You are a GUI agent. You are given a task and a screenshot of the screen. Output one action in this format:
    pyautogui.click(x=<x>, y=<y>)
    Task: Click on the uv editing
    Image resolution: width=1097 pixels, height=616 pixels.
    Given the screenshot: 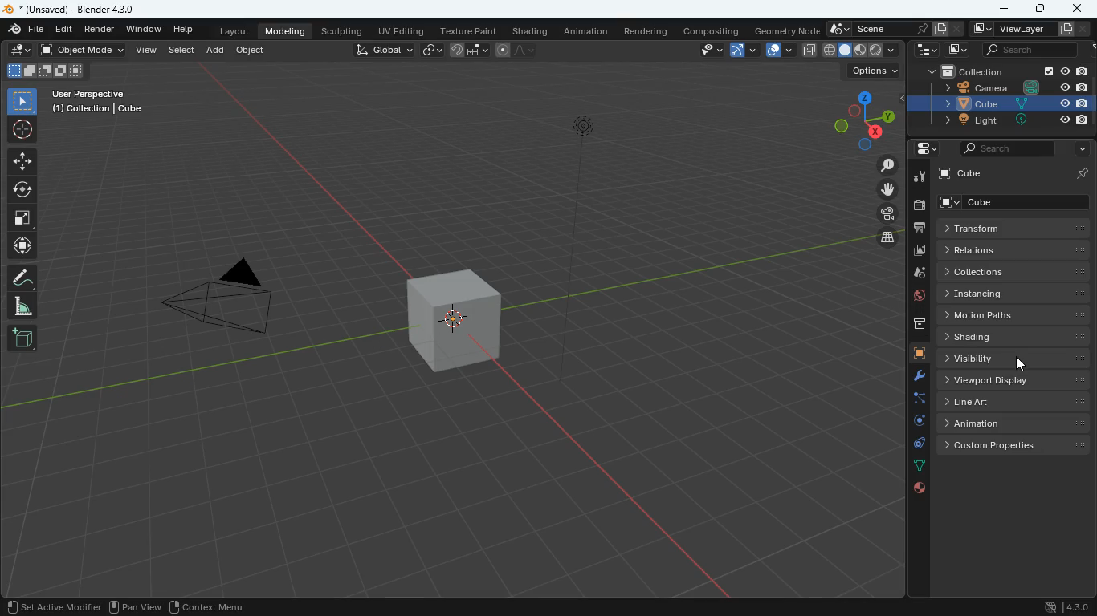 What is the action you would take?
    pyautogui.click(x=402, y=30)
    